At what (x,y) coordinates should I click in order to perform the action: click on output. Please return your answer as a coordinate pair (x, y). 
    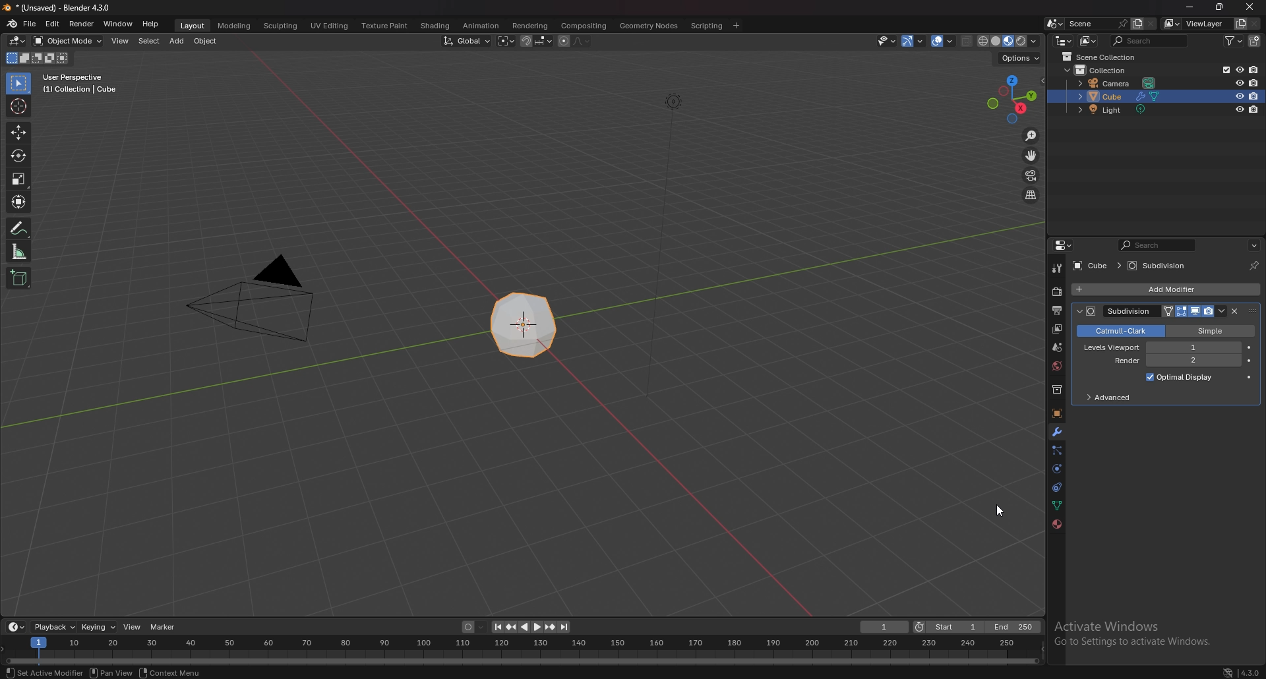
    Looking at the image, I should click on (1056, 310).